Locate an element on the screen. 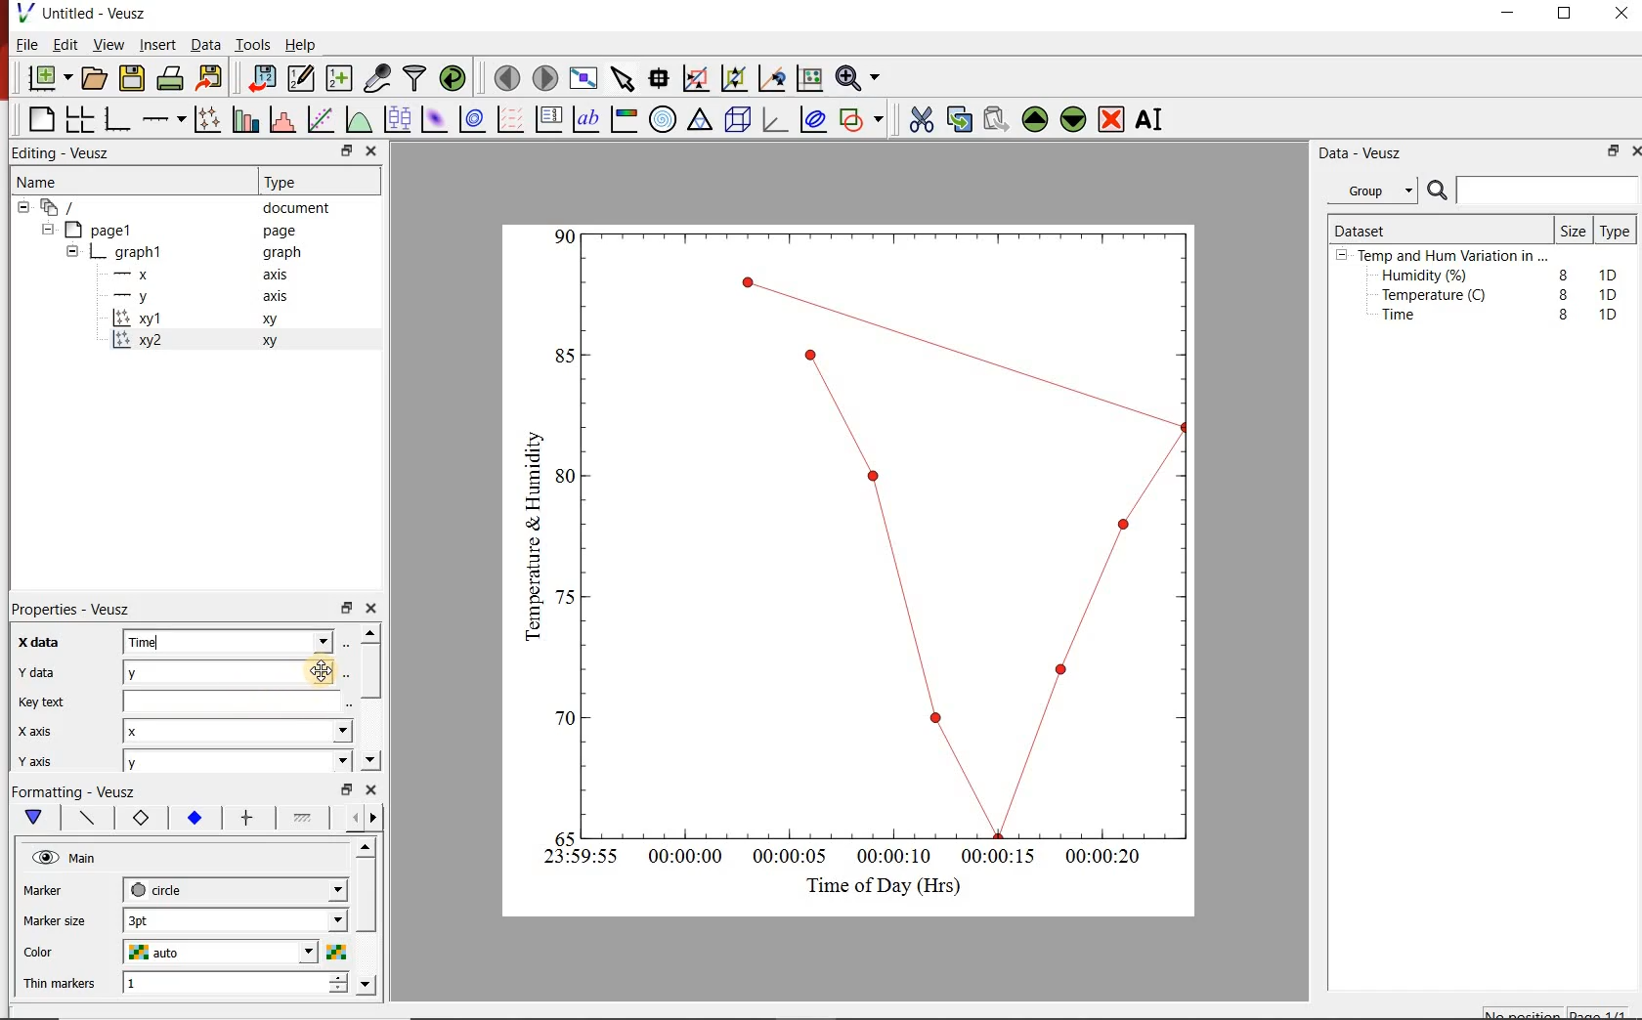 The height and width of the screenshot is (1020, 1642). xy1 is located at coordinates (149, 319).